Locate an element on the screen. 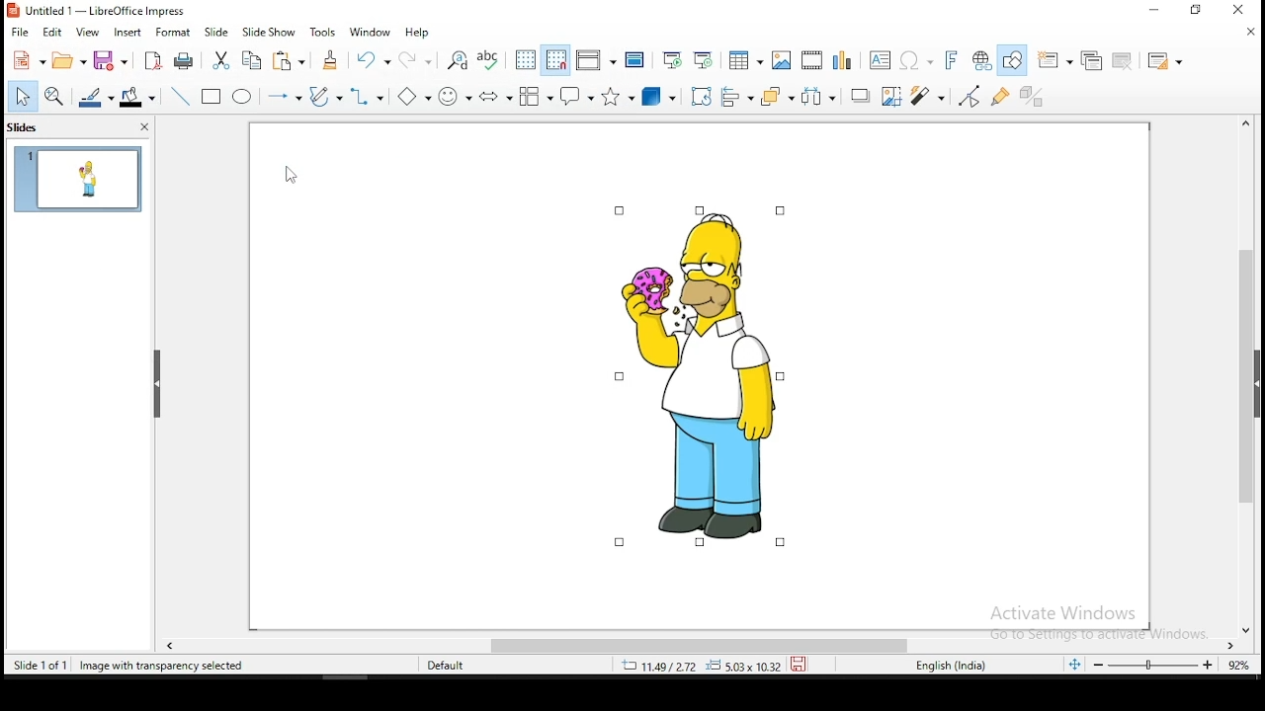 The width and height of the screenshot is (1265, 711). rectangle is located at coordinates (212, 97).